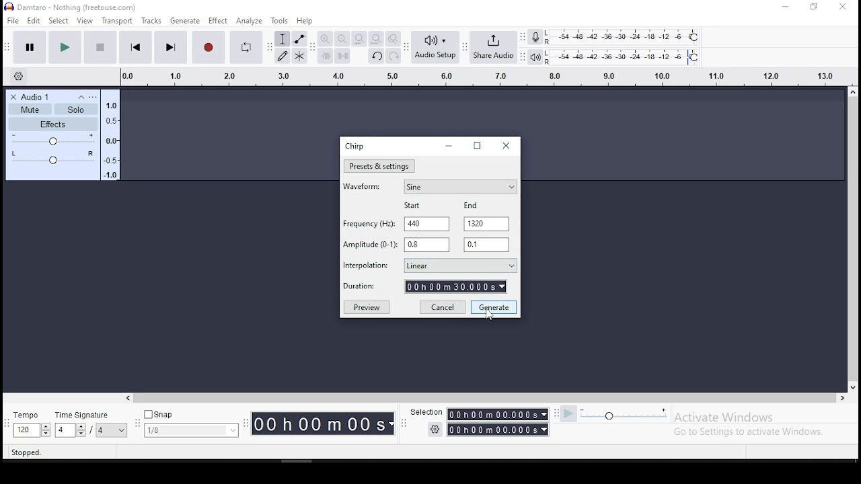 The width and height of the screenshot is (861, 484). I want to click on , so click(369, 223).